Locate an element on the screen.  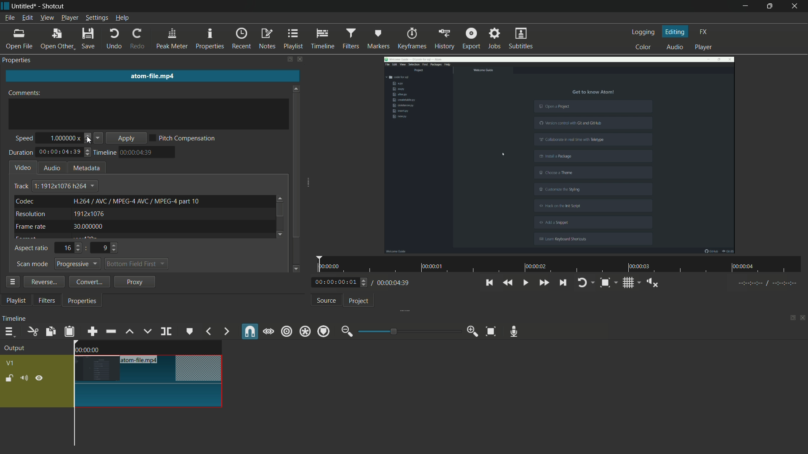
track is located at coordinates (21, 186).